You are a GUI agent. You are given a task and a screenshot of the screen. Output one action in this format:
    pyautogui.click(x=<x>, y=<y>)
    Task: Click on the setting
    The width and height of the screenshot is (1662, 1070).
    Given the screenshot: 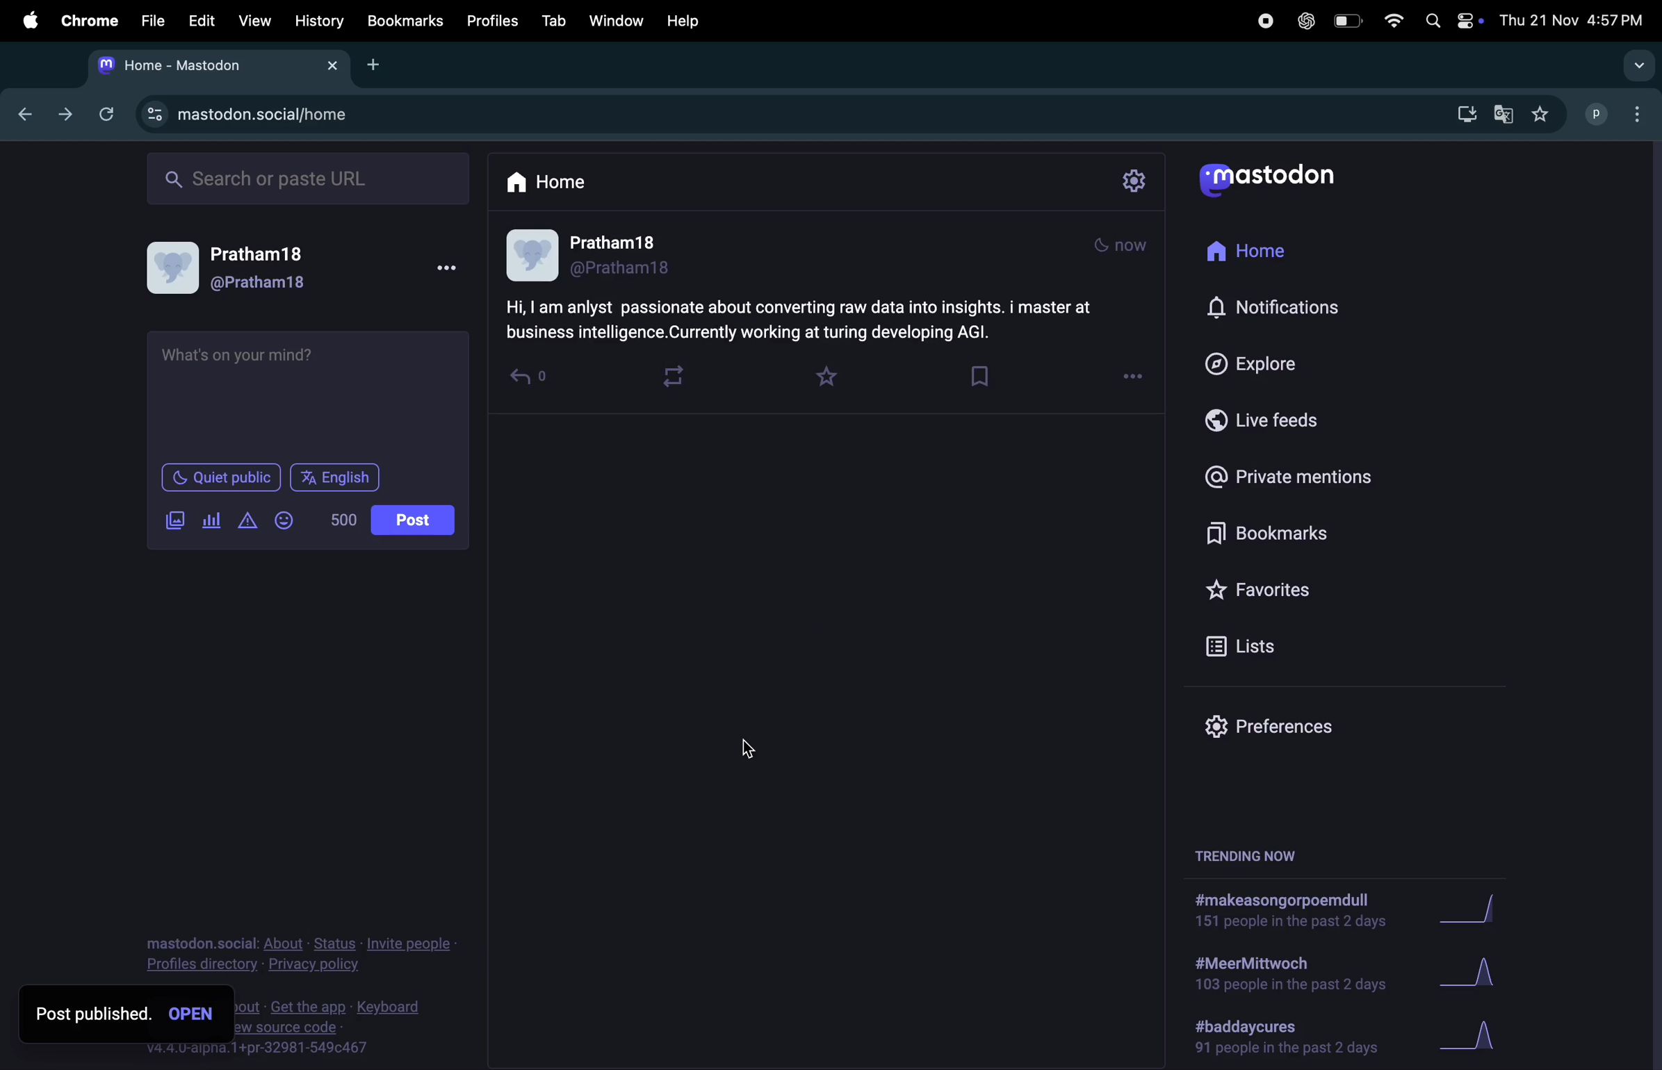 What is the action you would take?
    pyautogui.click(x=1132, y=183)
    